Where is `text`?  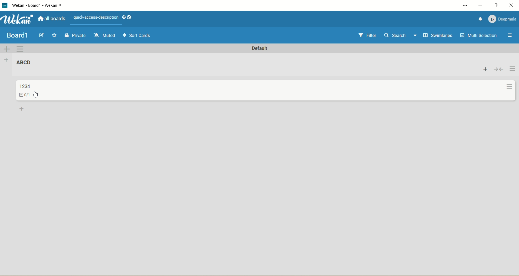
text is located at coordinates (96, 18).